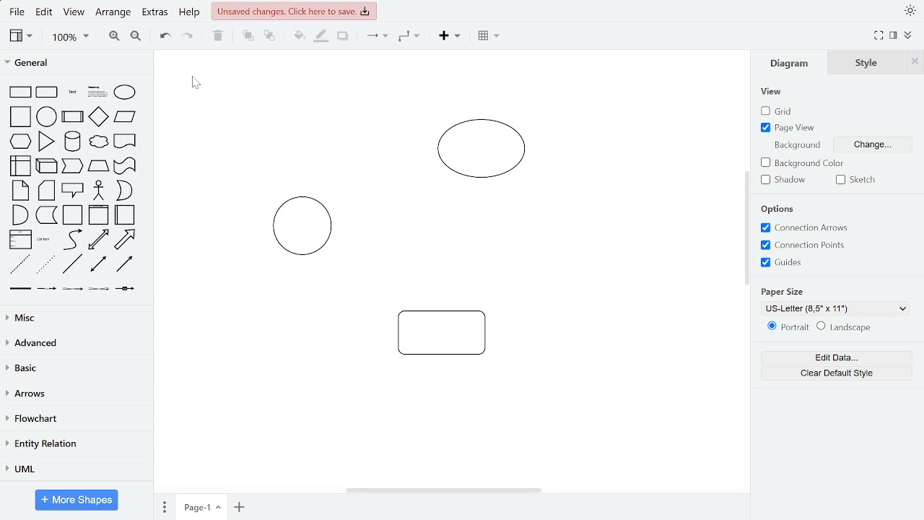  I want to click on to front, so click(247, 36).